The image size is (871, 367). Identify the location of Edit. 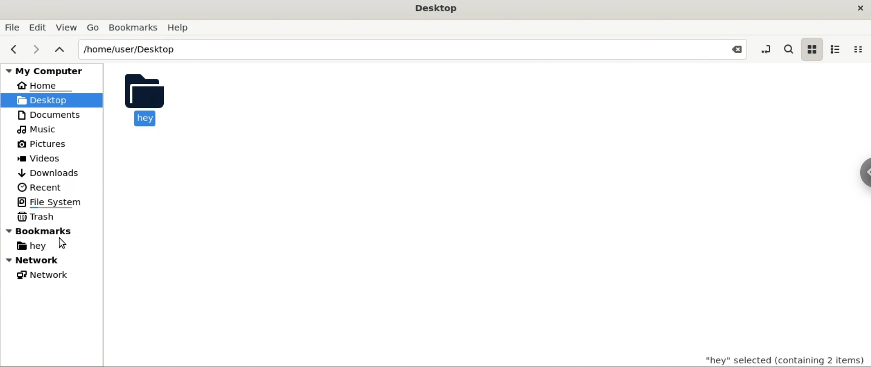
(39, 26).